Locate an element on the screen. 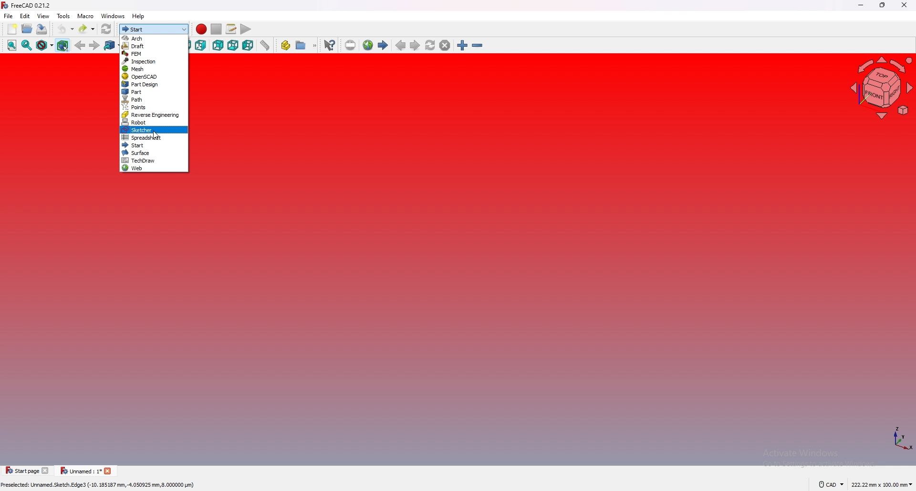  forward is located at coordinates (94, 46).